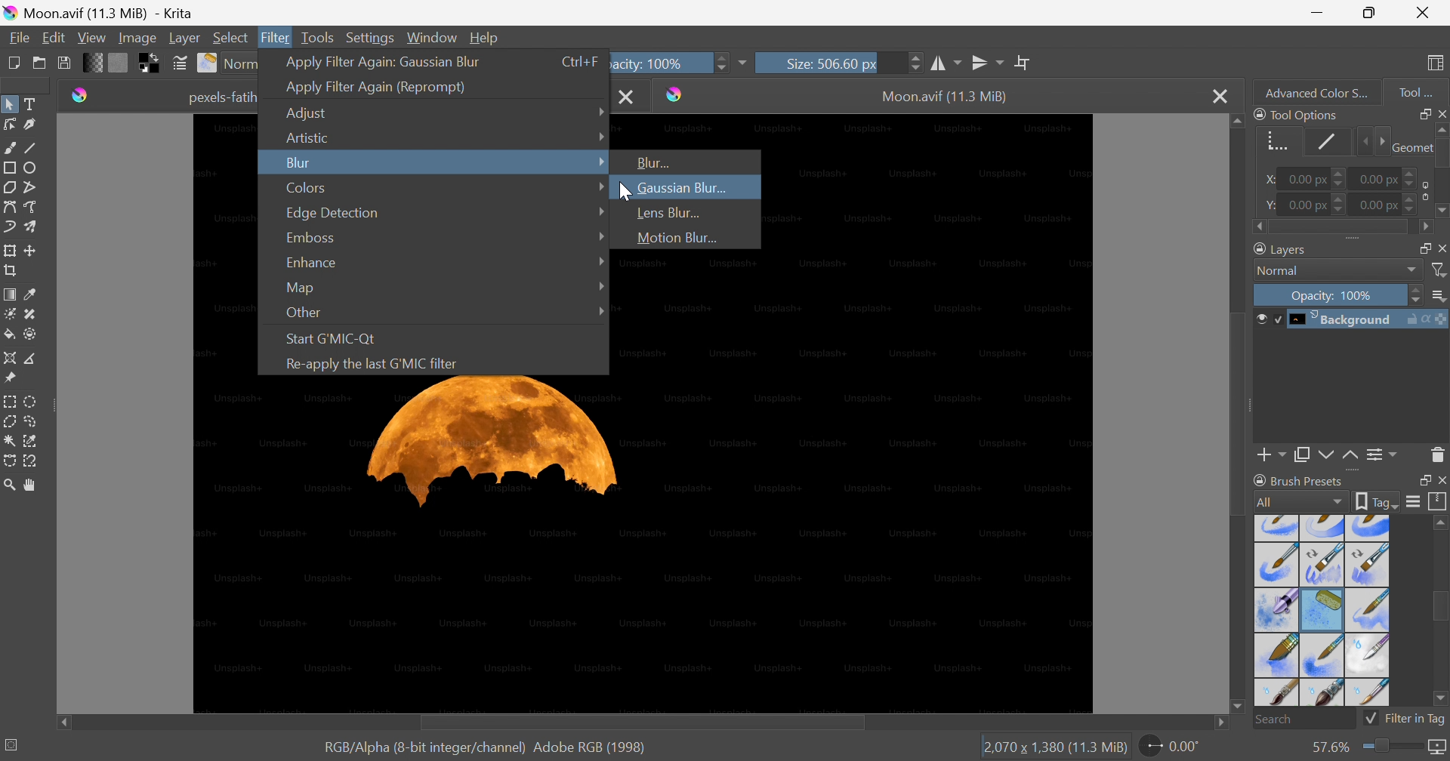  What do you see at coordinates (11, 146) in the screenshot?
I see `Freehand brush tool` at bounding box center [11, 146].